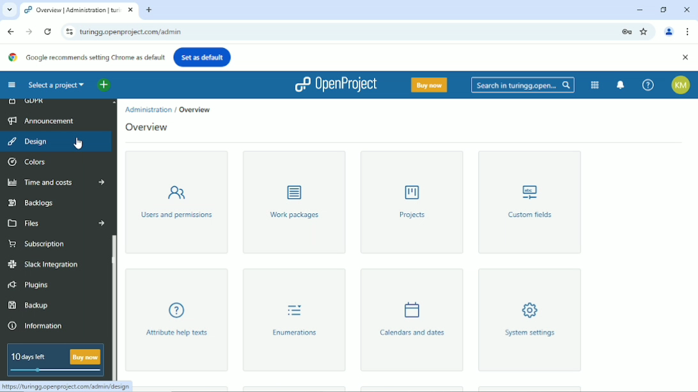  Describe the element at coordinates (685, 57) in the screenshot. I see `Close` at that location.